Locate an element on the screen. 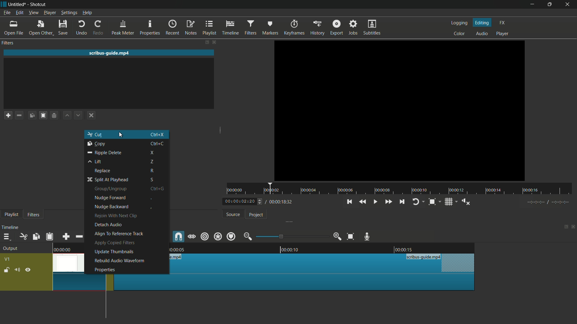 The height and width of the screenshot is (324, 577). player is located at coordinates (502, 33).